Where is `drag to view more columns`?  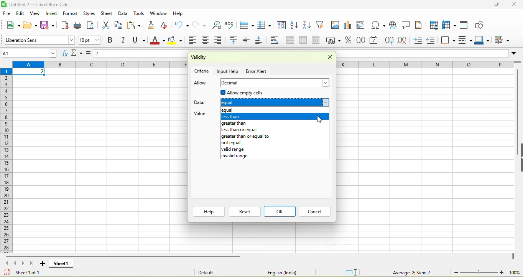 drag to view more columns is located at coordinates (513, 256).